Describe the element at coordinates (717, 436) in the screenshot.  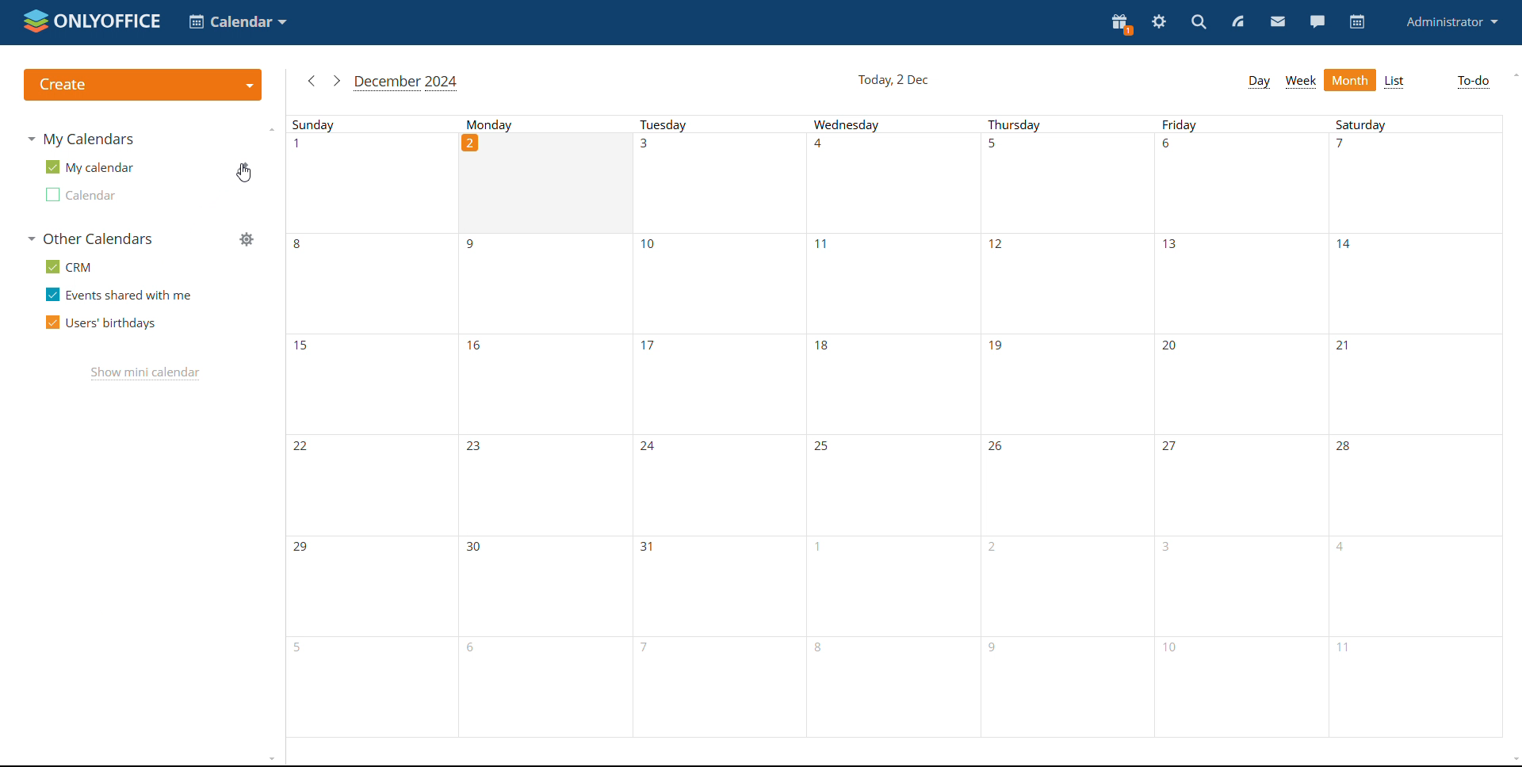
I see `tuesday` at that location.